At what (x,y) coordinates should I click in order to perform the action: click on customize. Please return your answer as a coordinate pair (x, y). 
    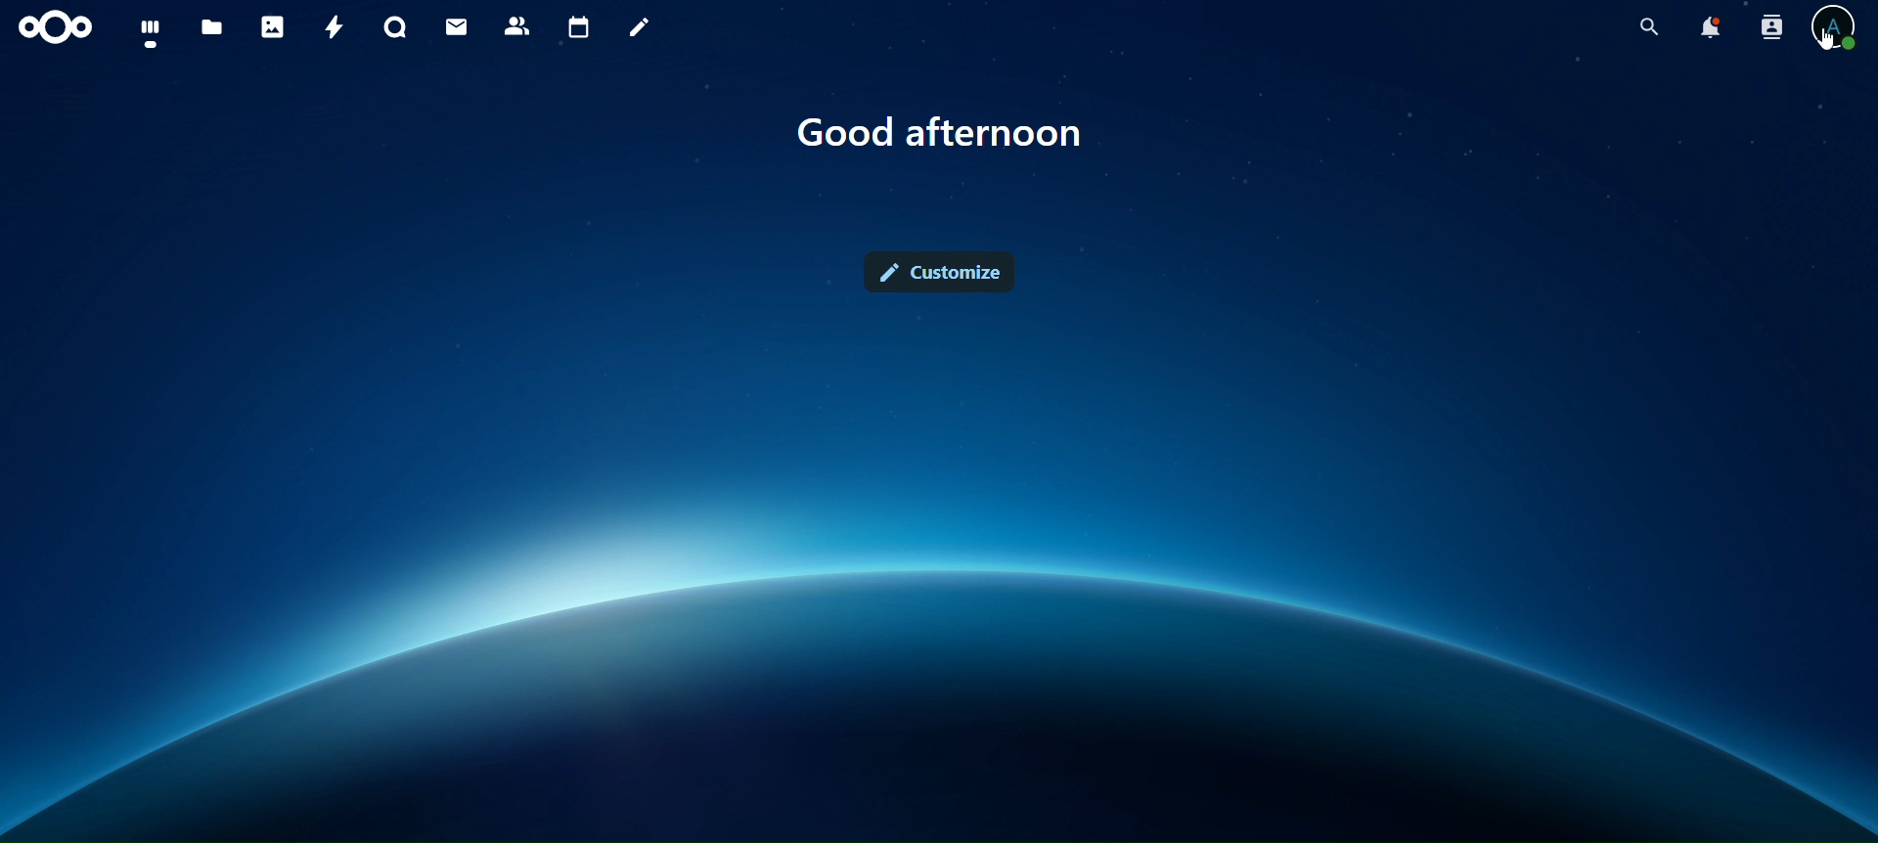
    Looking at the image, I should click on (943, 270).